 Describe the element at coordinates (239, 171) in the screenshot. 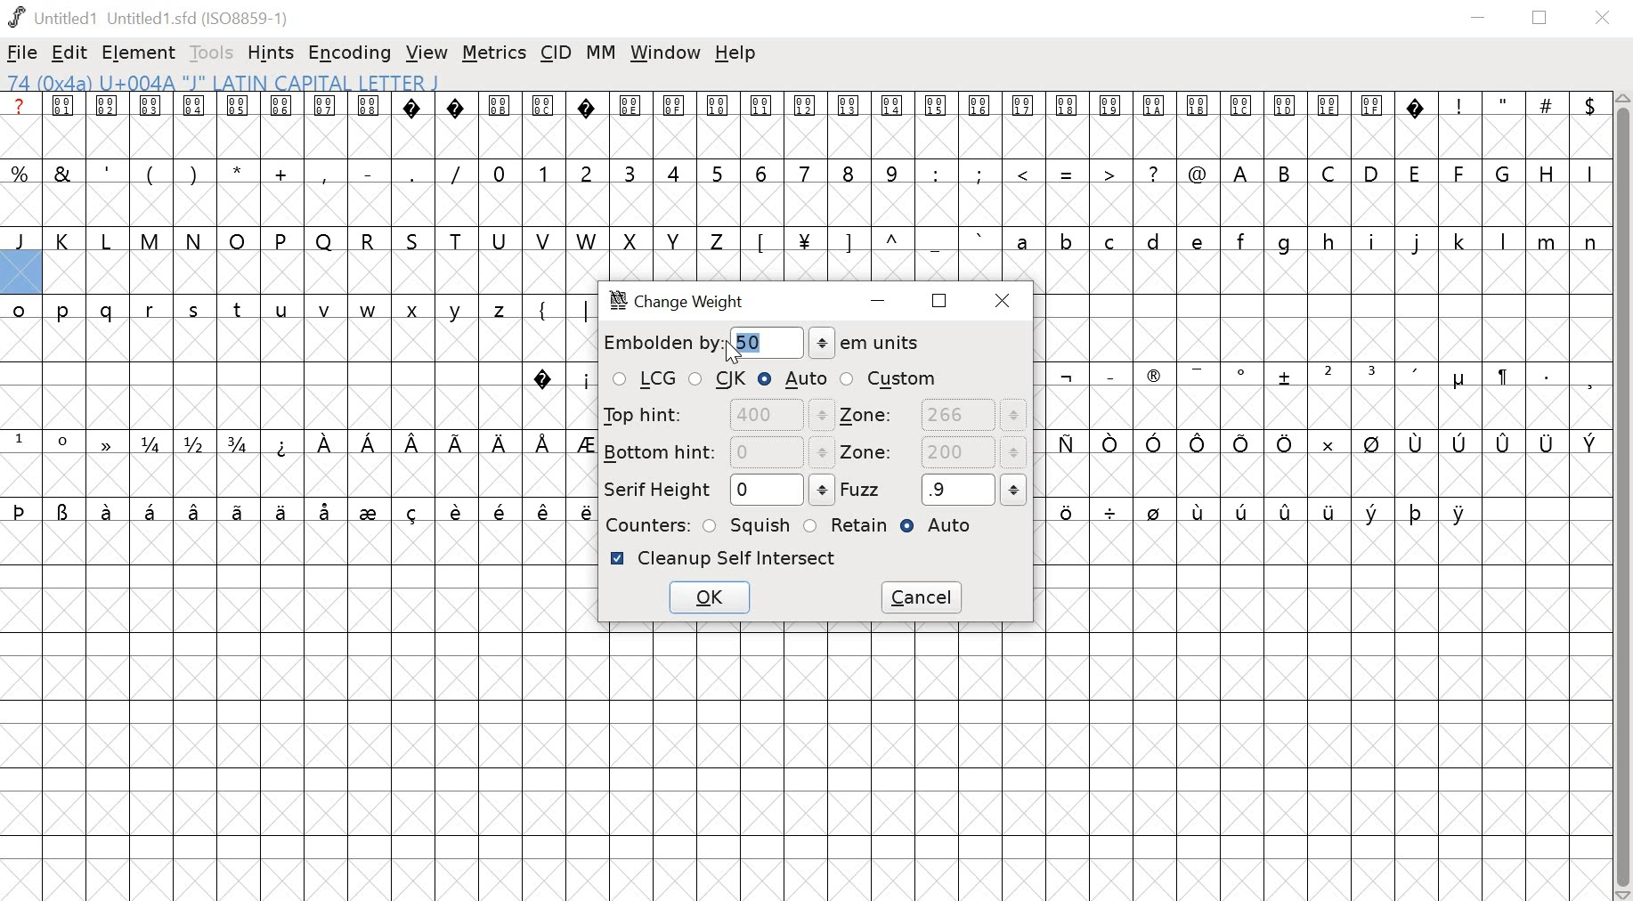

I see `special characters` at that location.